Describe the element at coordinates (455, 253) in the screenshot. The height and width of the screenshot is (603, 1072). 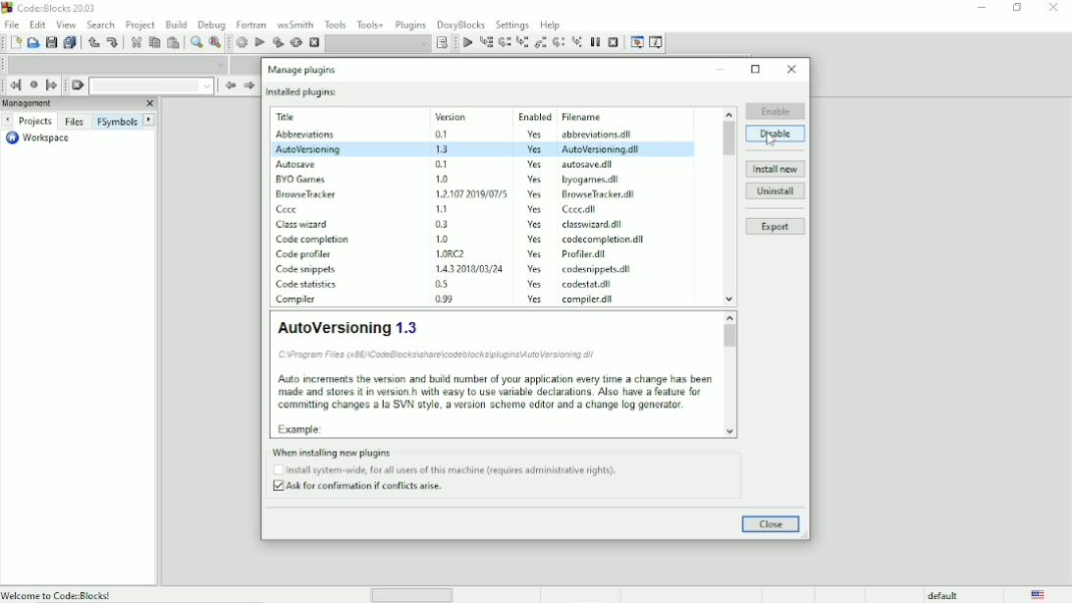
I see `1.ORC2` at that location.